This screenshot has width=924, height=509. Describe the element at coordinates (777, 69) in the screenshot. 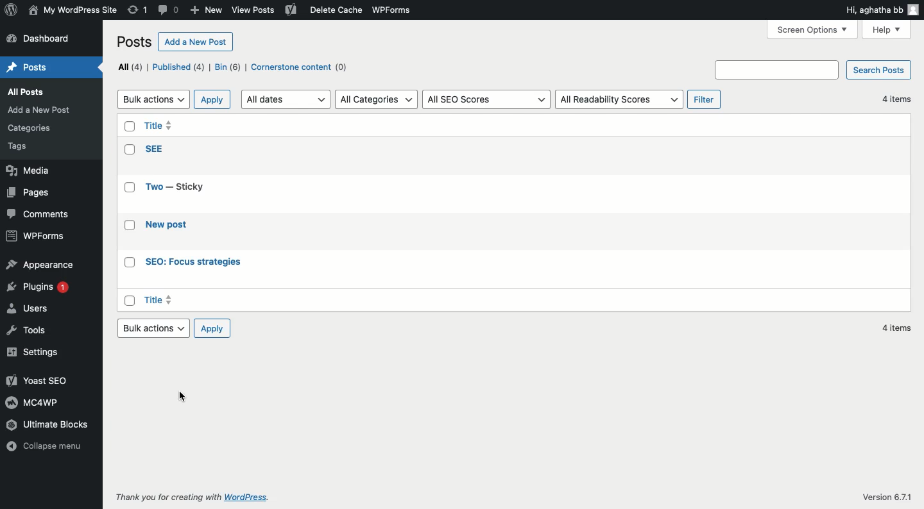

I see `search post input field` at that location.